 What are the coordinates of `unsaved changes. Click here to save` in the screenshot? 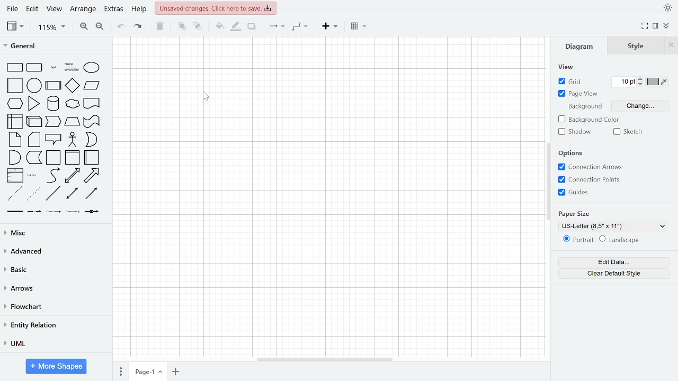 It's located at (215, 8).